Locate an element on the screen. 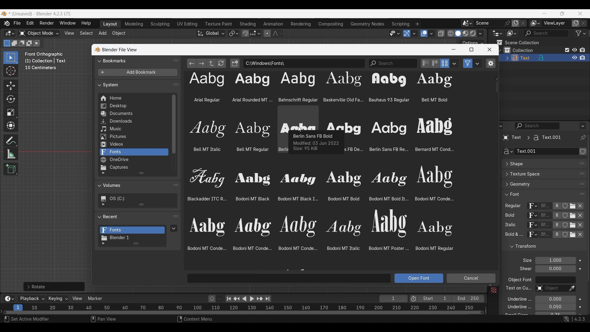 The image size is (590, 332). Filter files is located at coordinates (468, 63).